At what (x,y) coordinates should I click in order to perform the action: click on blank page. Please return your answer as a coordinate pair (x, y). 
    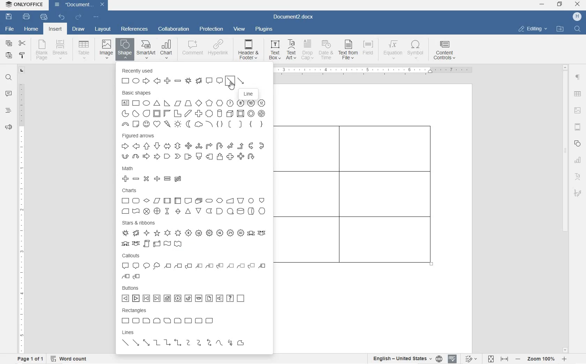
    Looking at the image, I should click on (41, 51).